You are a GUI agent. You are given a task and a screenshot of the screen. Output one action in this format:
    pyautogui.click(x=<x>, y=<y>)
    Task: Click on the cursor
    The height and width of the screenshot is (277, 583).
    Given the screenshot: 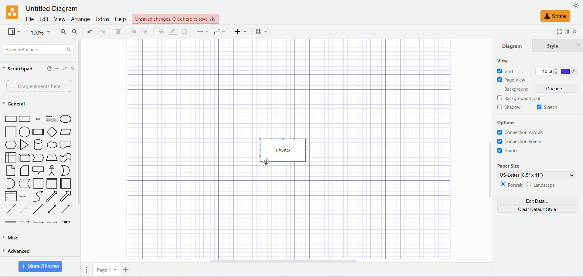 What is the action you would take?
    pyautogui.click(x=267, y=162)
    